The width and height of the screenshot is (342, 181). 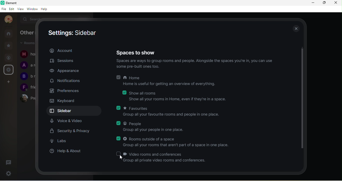 I want to click on text, so click(x=27, y=67).